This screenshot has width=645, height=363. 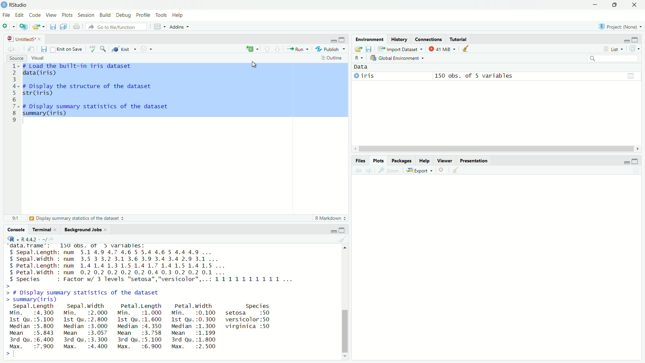 I want to click on Files, so click(x=360, y=160).